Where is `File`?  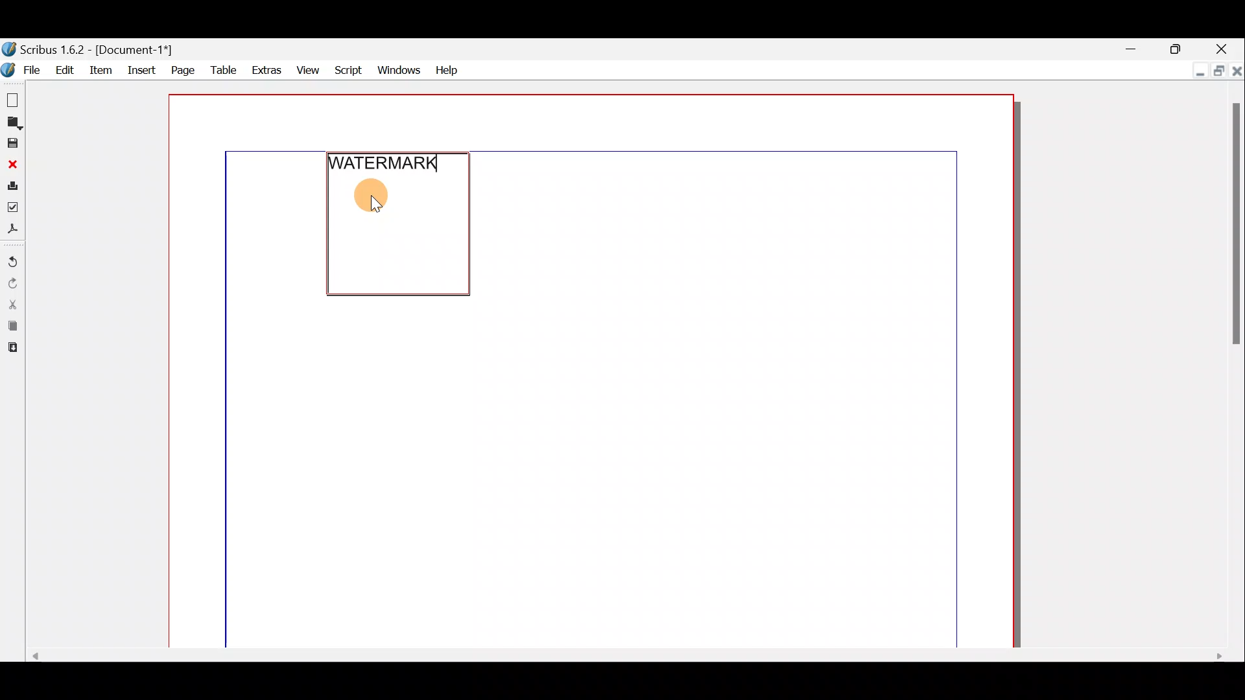 File is located at coordinates (24, 69).